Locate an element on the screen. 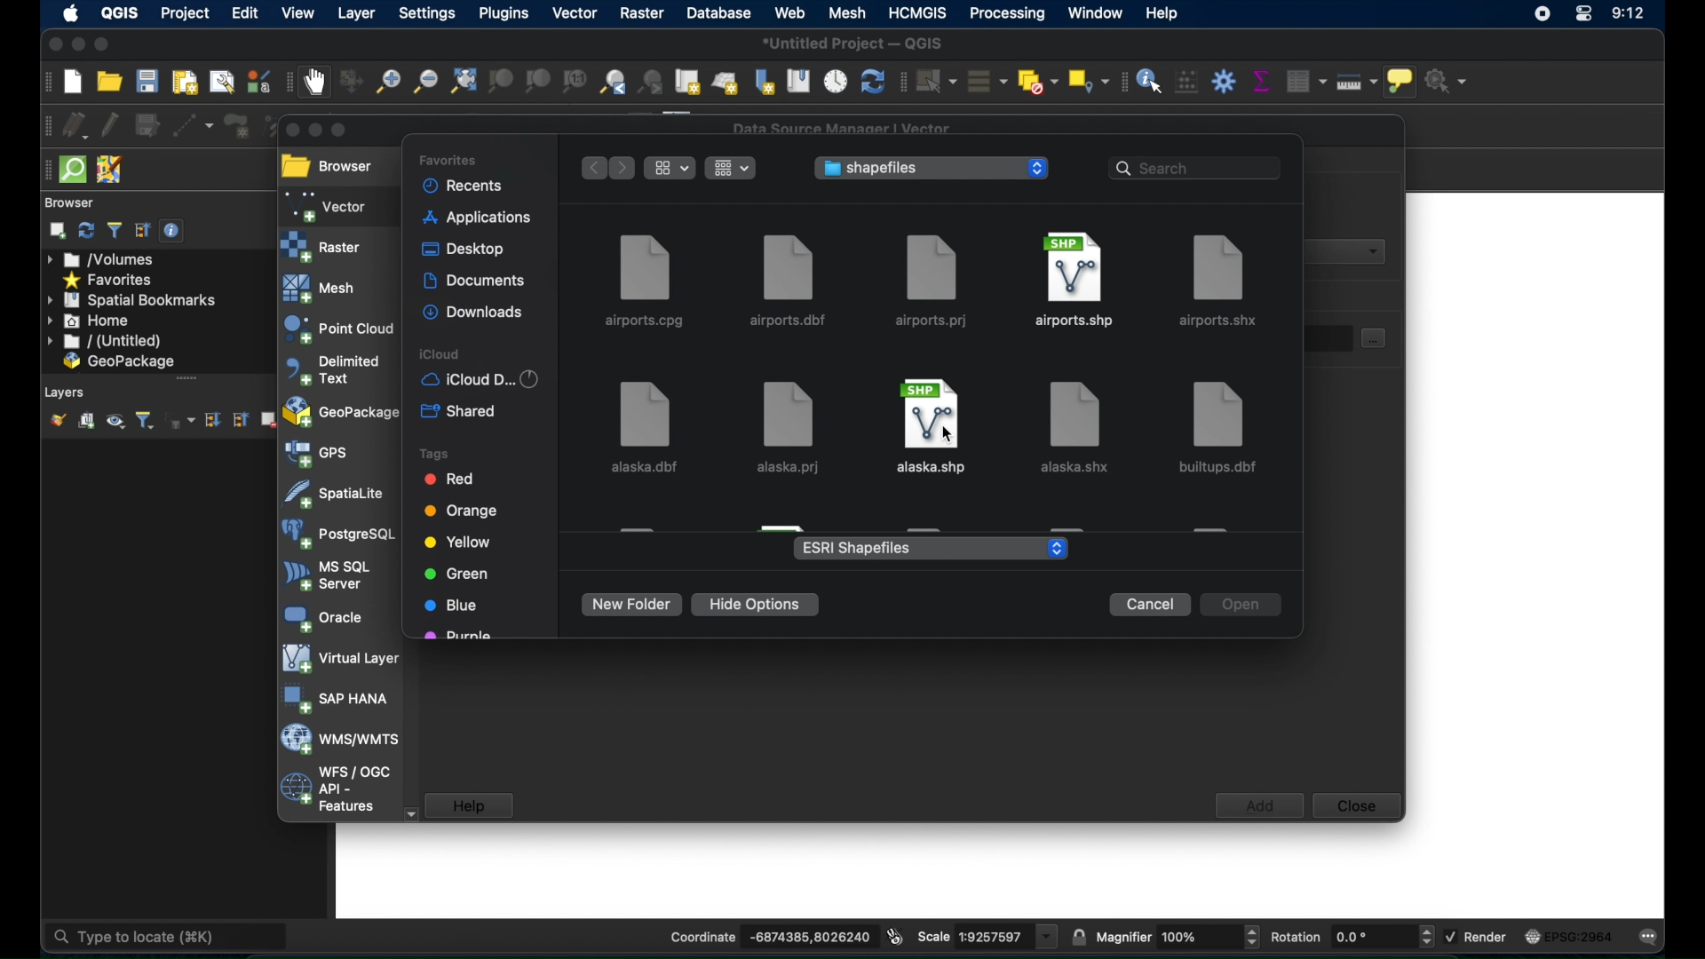  manage map themes is located at coordinates (115, 423).